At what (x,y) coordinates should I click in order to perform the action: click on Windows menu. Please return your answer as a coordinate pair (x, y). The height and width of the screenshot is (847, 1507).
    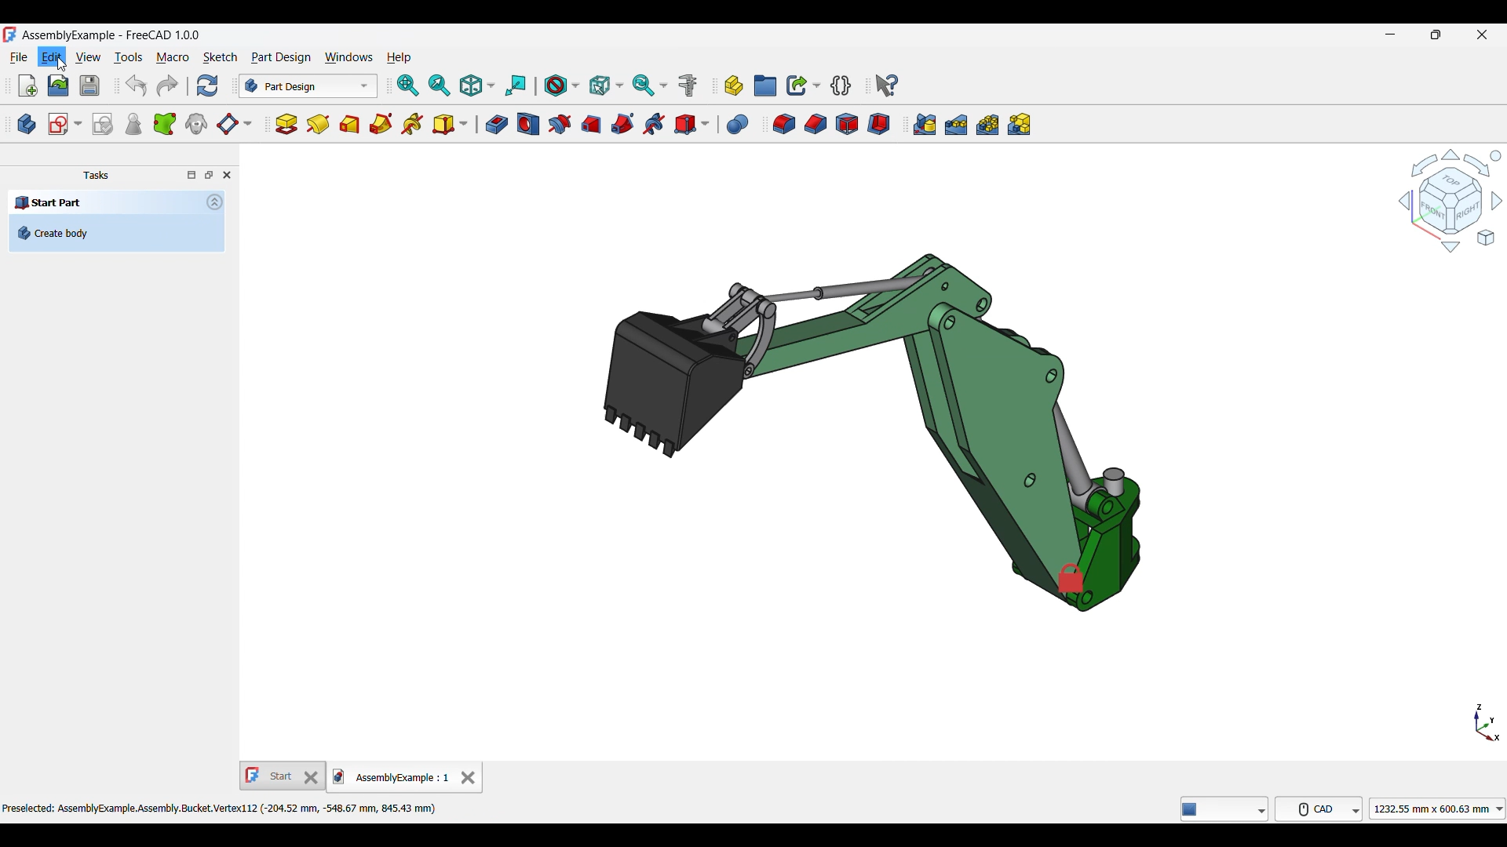
    Looking at the image, I should click on (349, 58).